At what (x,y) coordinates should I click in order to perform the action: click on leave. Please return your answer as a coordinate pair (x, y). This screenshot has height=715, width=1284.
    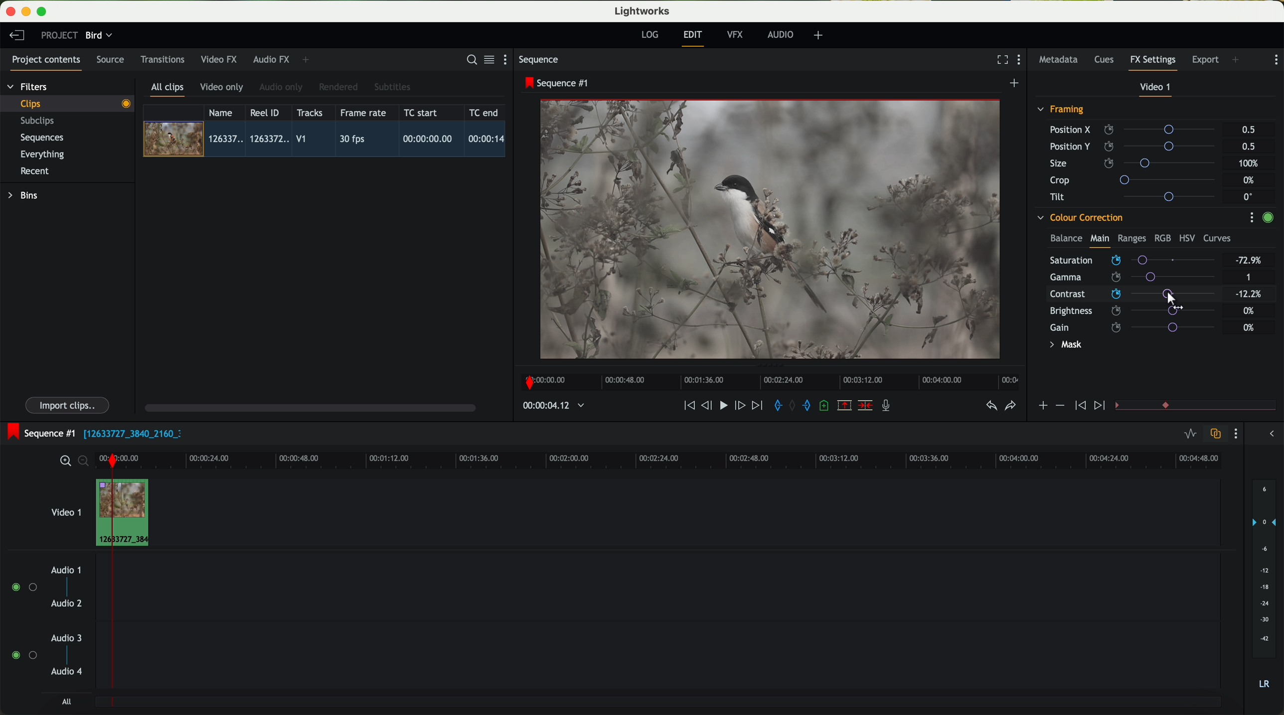
    Looking at the image, I should click on (16, 36).